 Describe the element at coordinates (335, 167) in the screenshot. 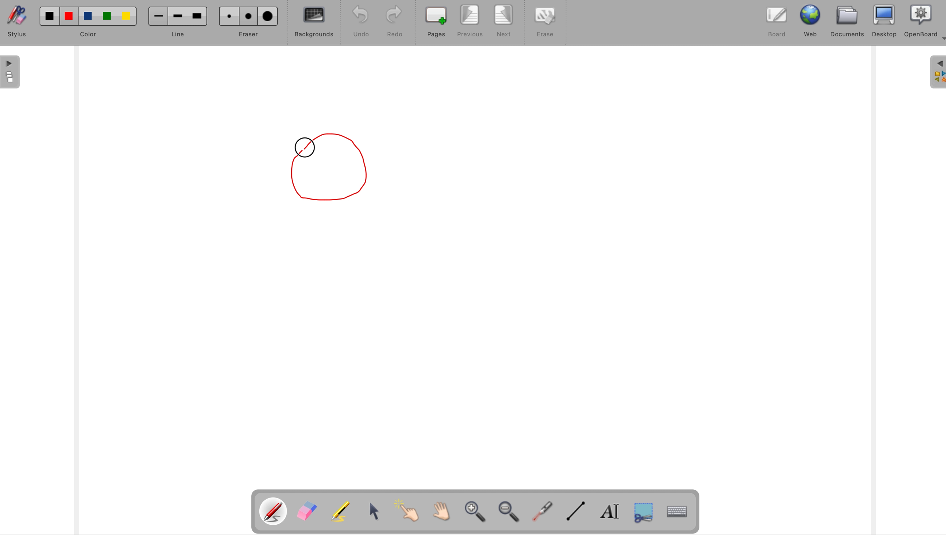

I see `draw shape` at that location.